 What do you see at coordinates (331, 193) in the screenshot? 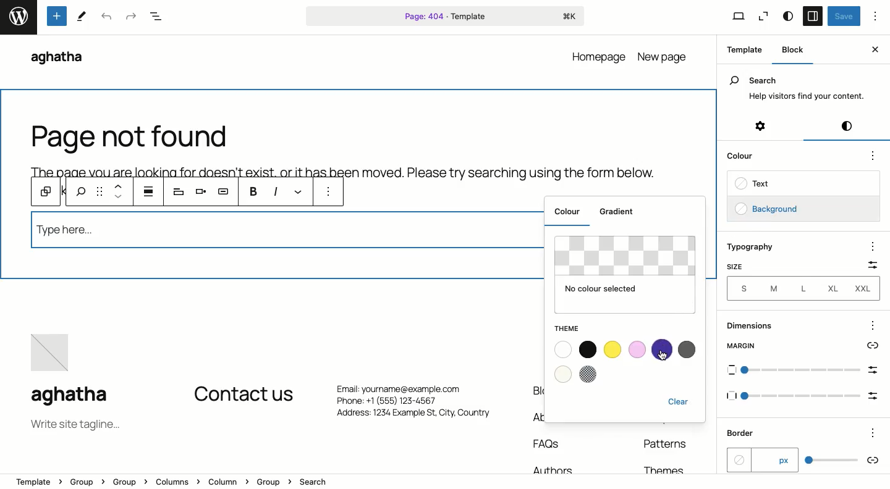
I see `More` at bounding box center [331, 193].